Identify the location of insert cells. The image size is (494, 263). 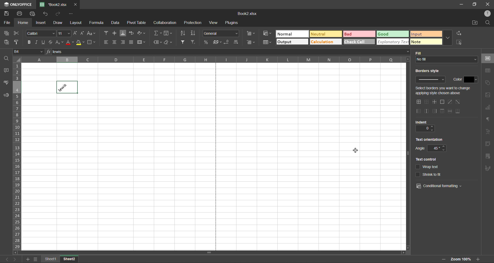
(252, 34).